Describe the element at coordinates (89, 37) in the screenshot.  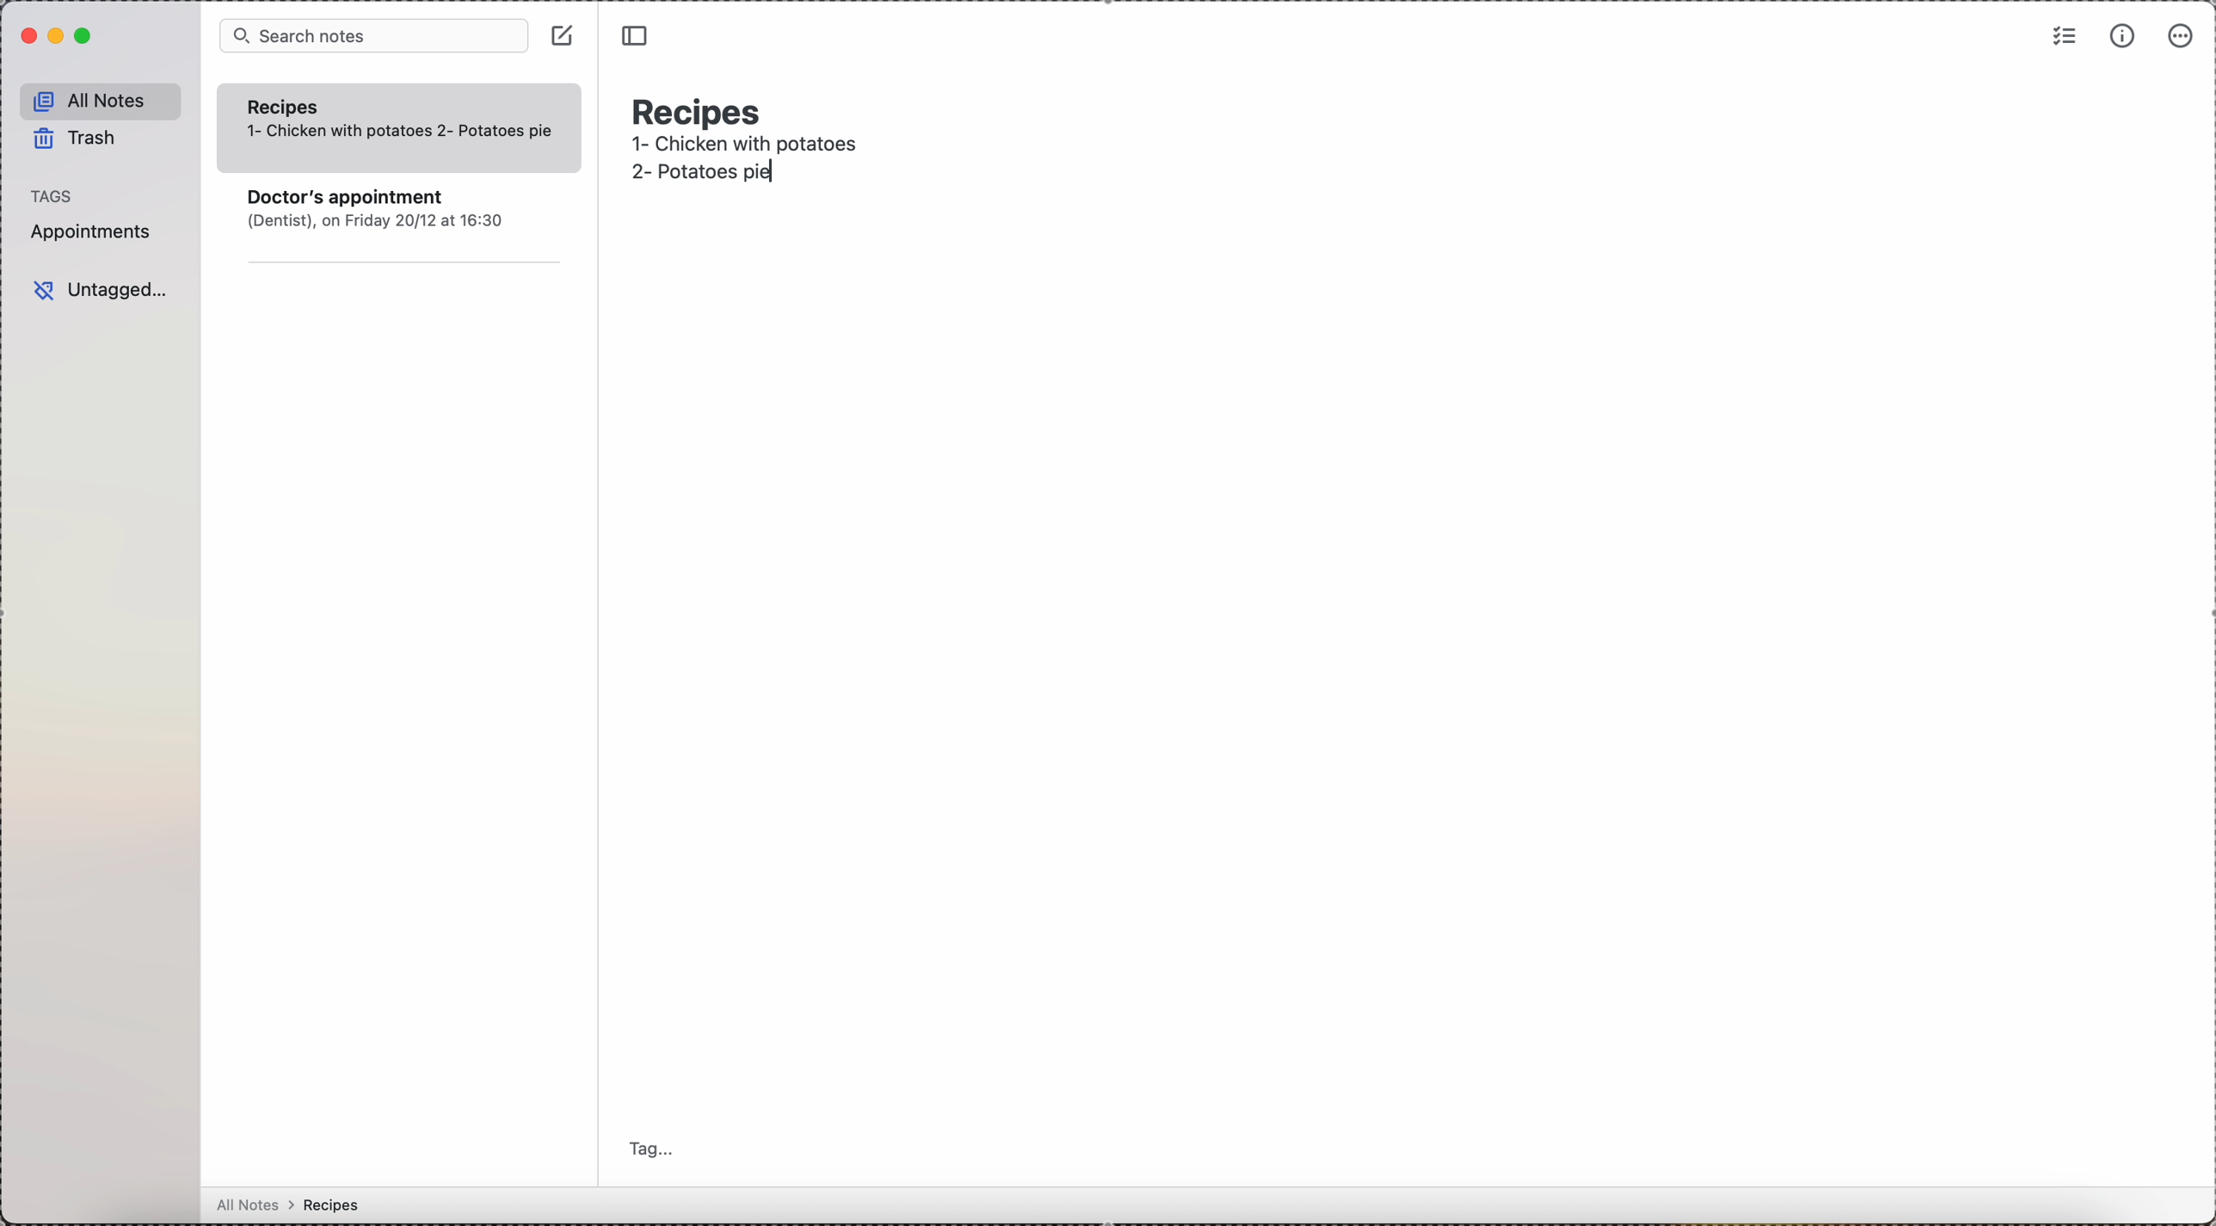
I see `maximize` at that location.